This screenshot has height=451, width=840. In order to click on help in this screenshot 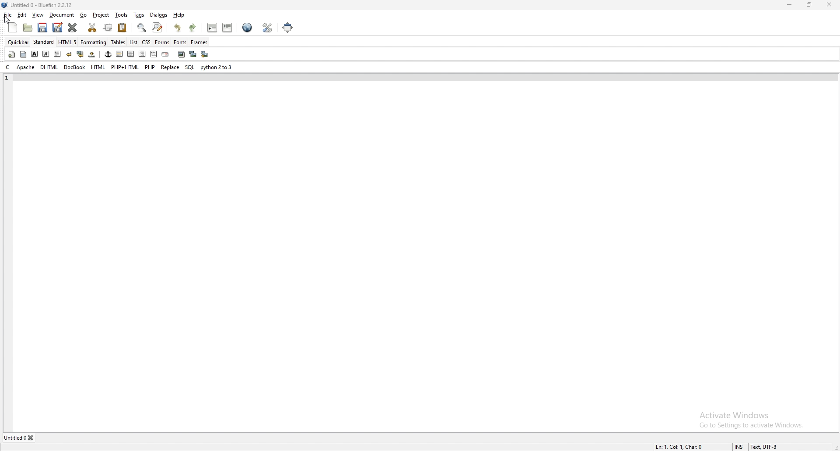, I will do `click(179, 15)`.